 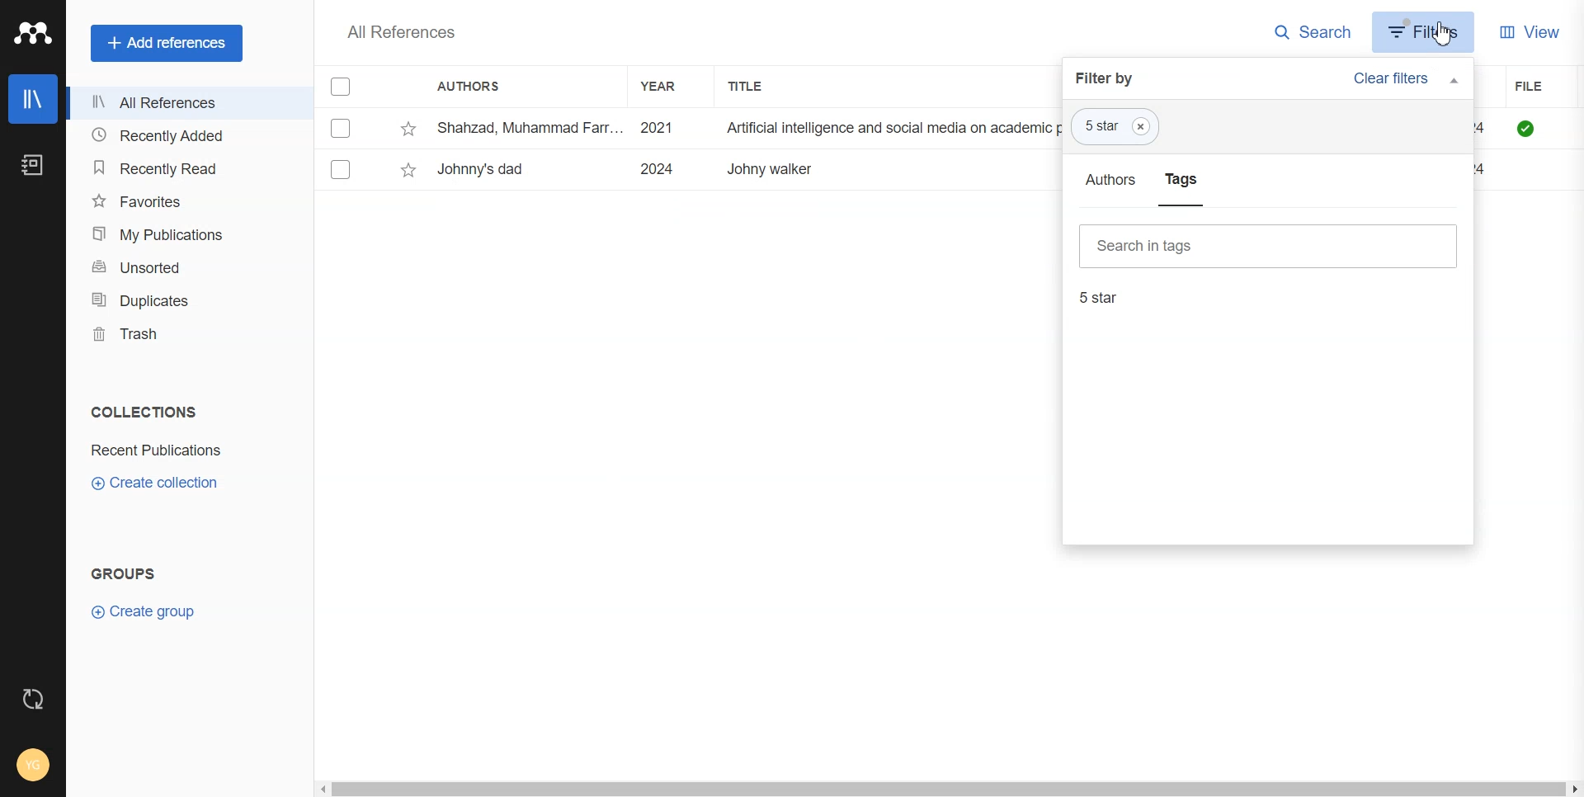 What do you see at coordinates (408, 170) in the screenshot?
I see `star` at bounding box center [408, 170].